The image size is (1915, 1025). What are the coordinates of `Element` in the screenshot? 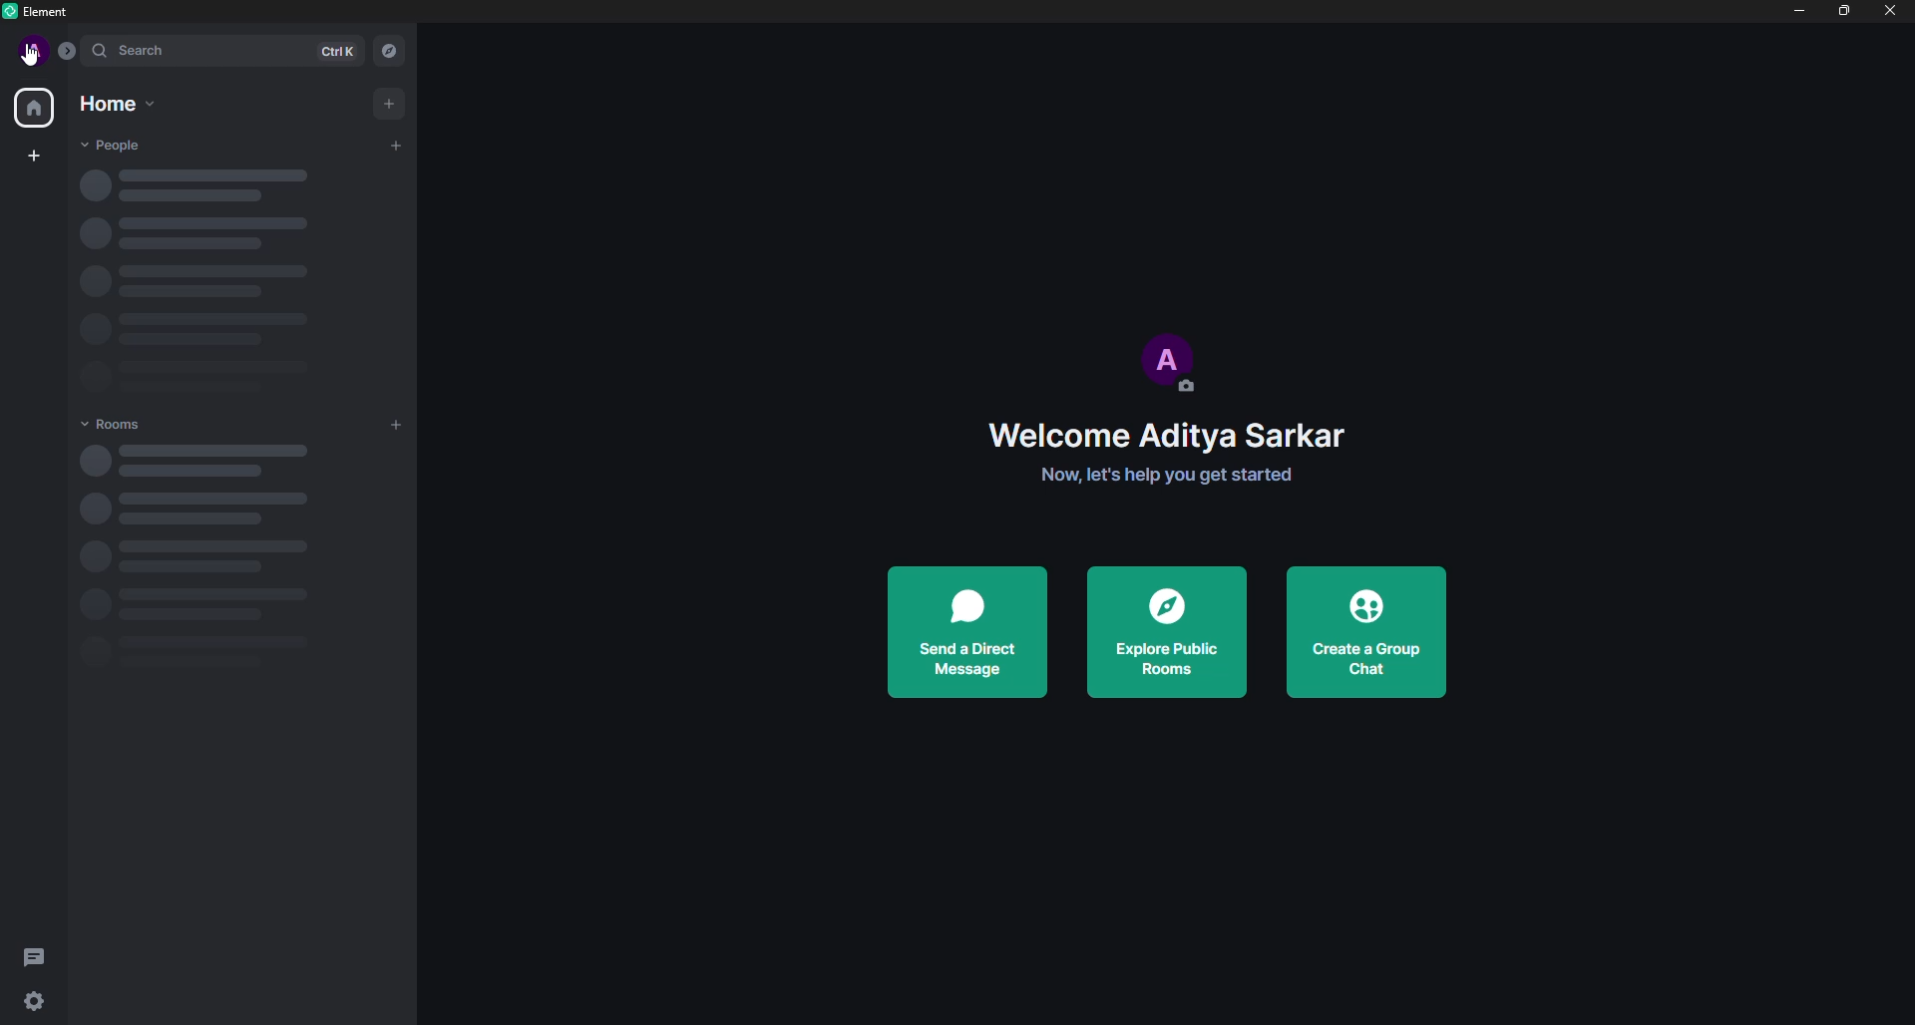 It's located at (36, 12).